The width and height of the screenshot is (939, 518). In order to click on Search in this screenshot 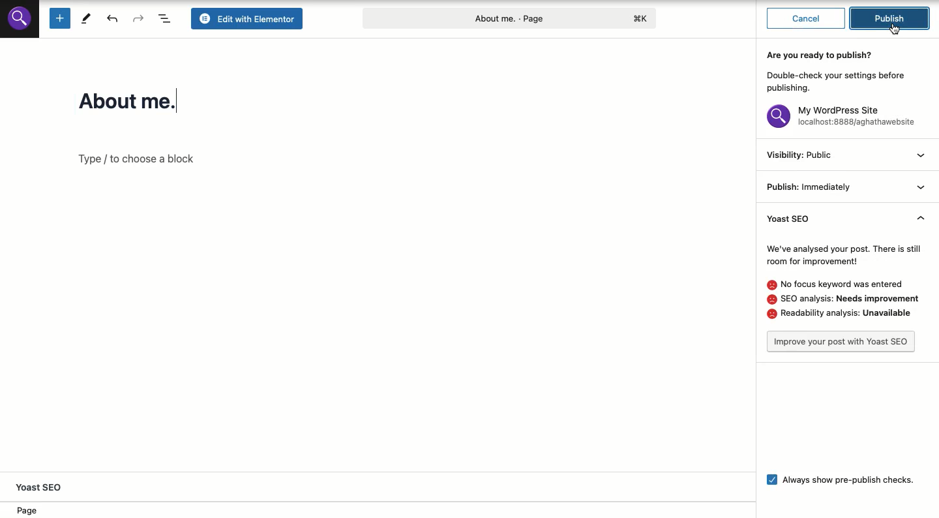, I will do `click(20, 18)`.